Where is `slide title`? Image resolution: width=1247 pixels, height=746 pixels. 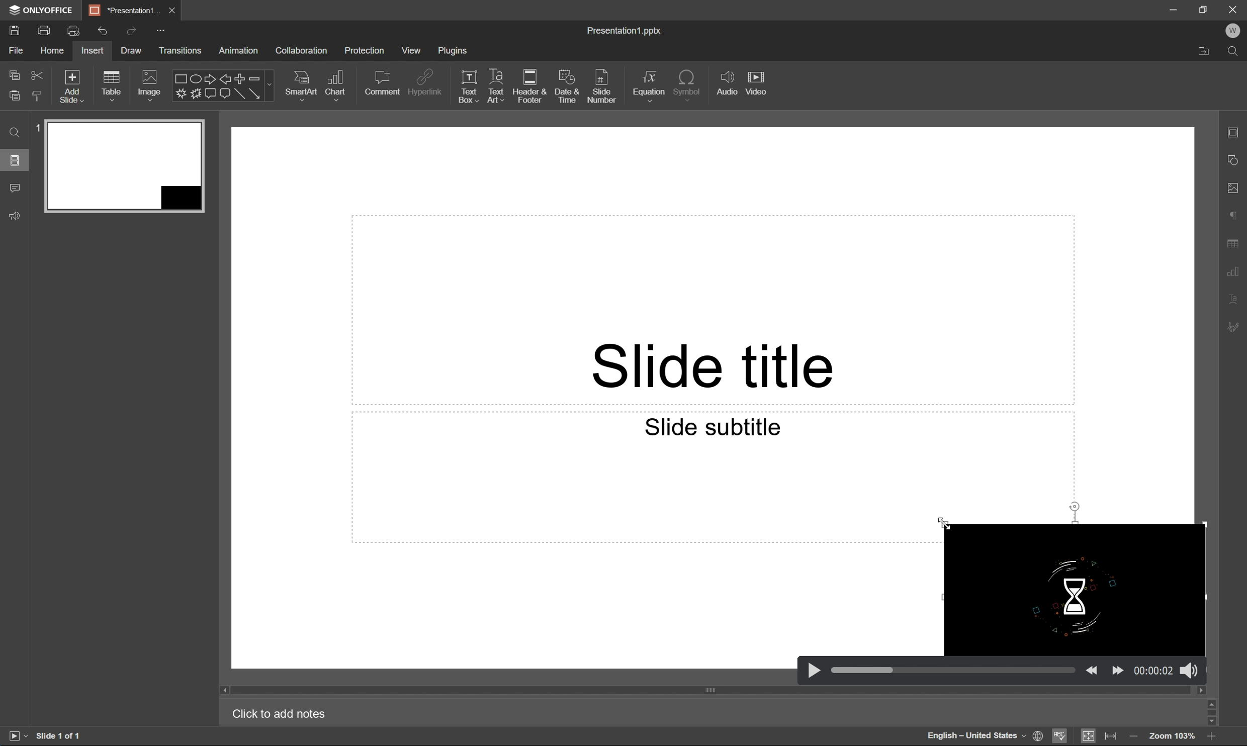 slide title is located at coordinates (705, 360).